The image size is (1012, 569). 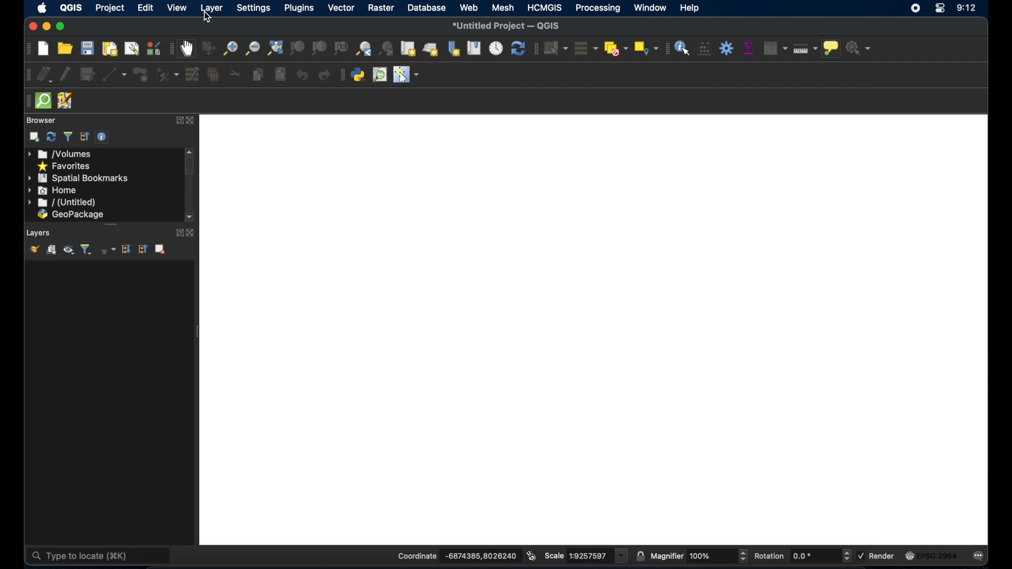 What do you see at coordinates (64, 73) in the screenshot?
I see `toggle editing` at bounding box center [64, 73].